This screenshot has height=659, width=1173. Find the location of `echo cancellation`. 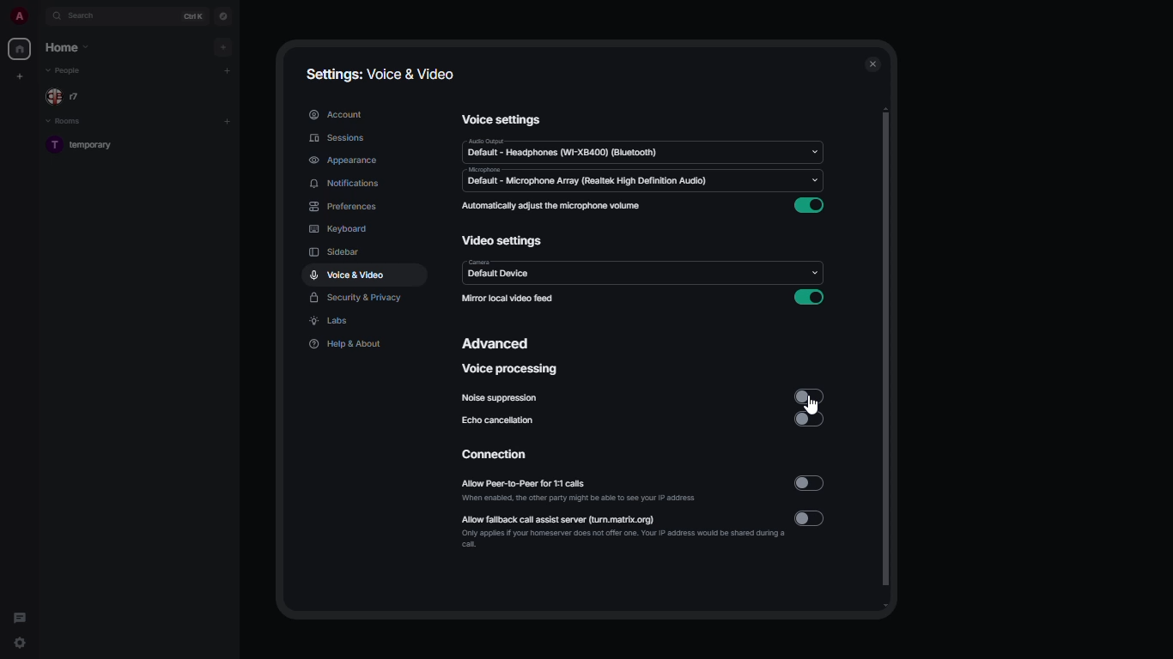

echo cancellation is located at coordinates (499, 421).